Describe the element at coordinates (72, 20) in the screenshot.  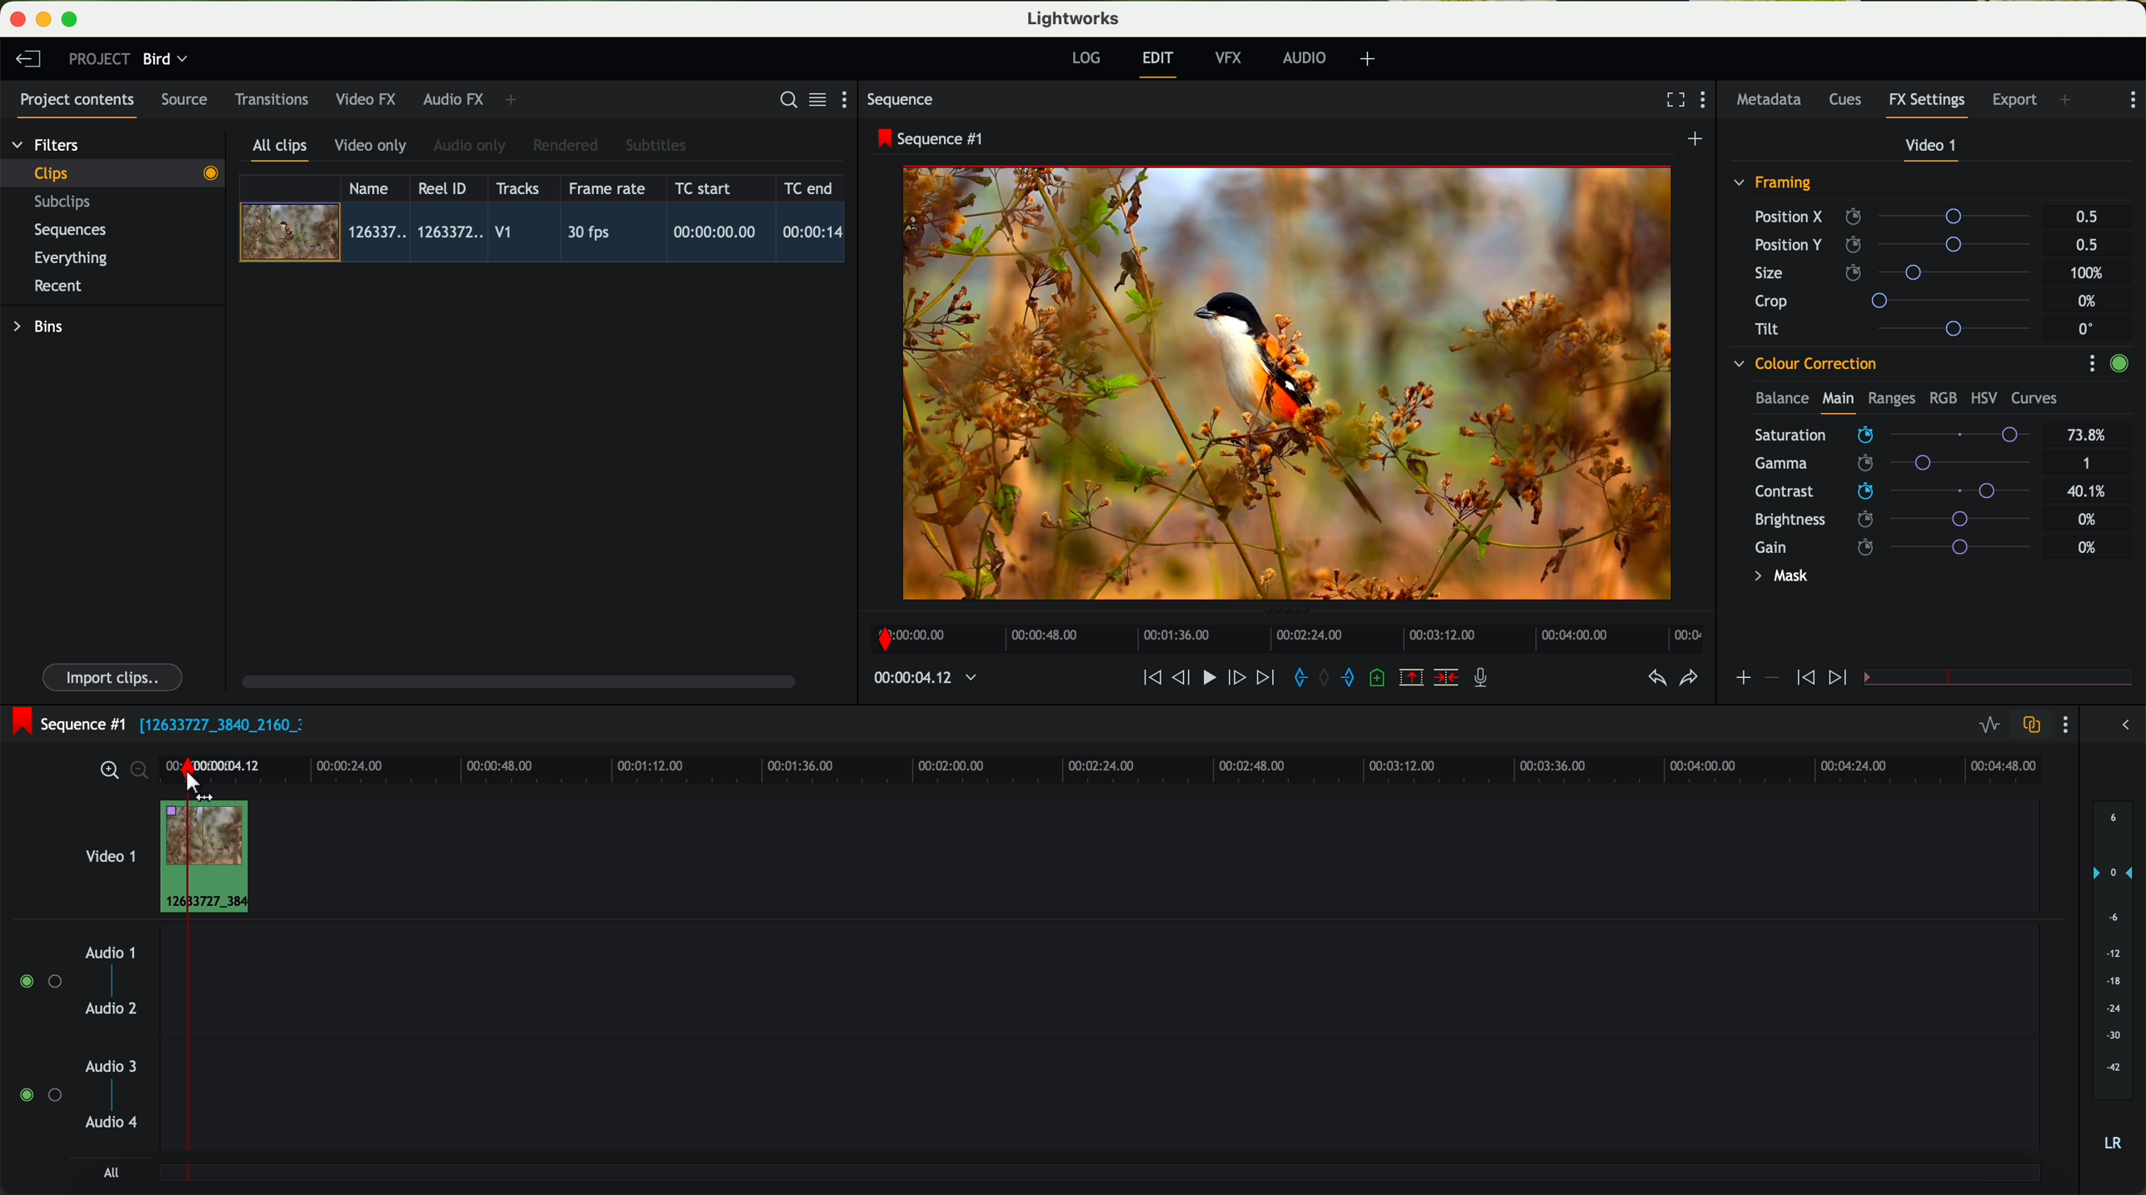
I see `maximize program` at that location.